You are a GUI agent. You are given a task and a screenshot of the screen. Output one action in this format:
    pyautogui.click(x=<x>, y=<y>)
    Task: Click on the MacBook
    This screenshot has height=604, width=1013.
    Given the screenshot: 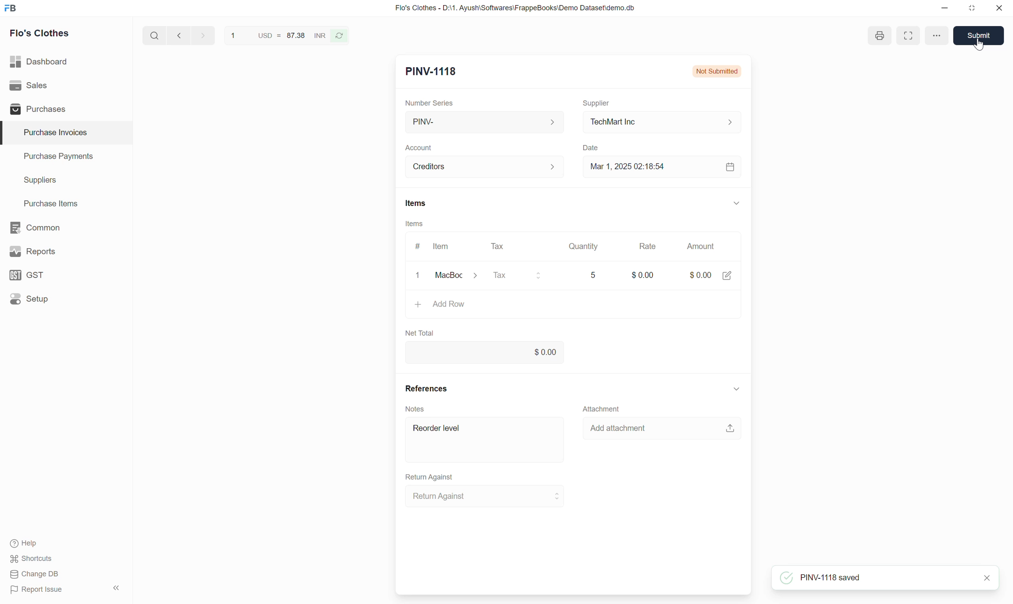 What is the action you would take?
    pyautogui.click(x=460, y=276)
    